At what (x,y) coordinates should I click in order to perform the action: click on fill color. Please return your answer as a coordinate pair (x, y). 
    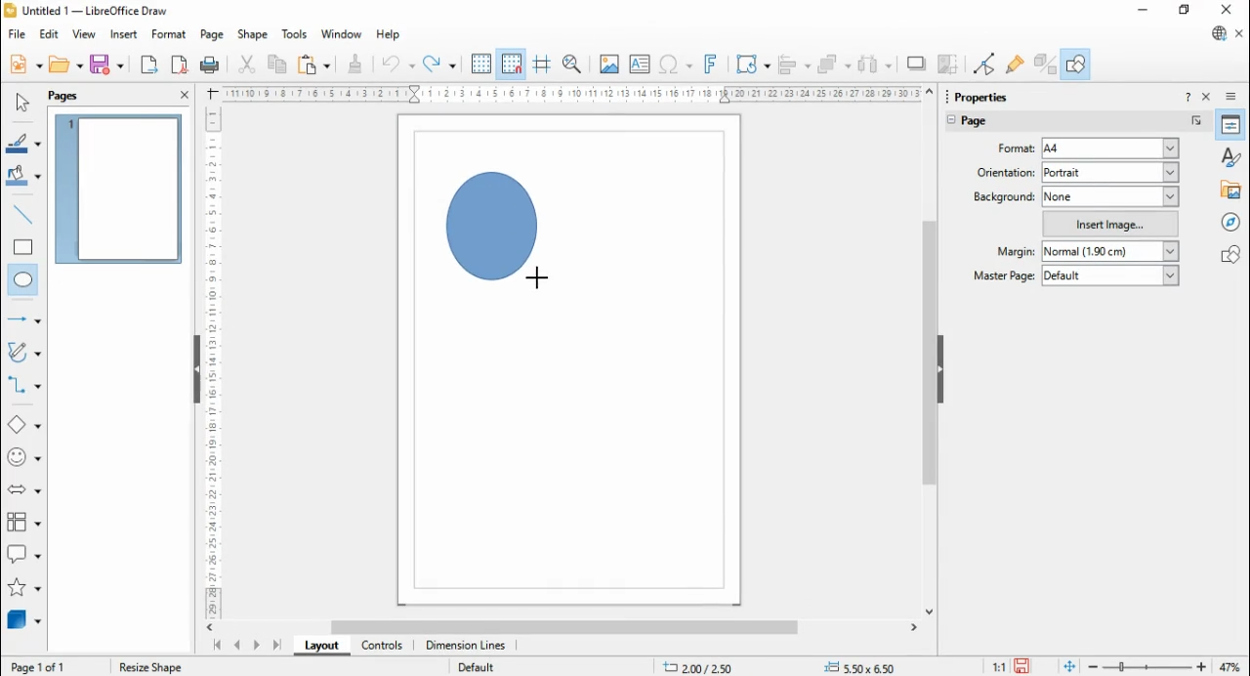
    Looking at the image, I should click on (24, 177).